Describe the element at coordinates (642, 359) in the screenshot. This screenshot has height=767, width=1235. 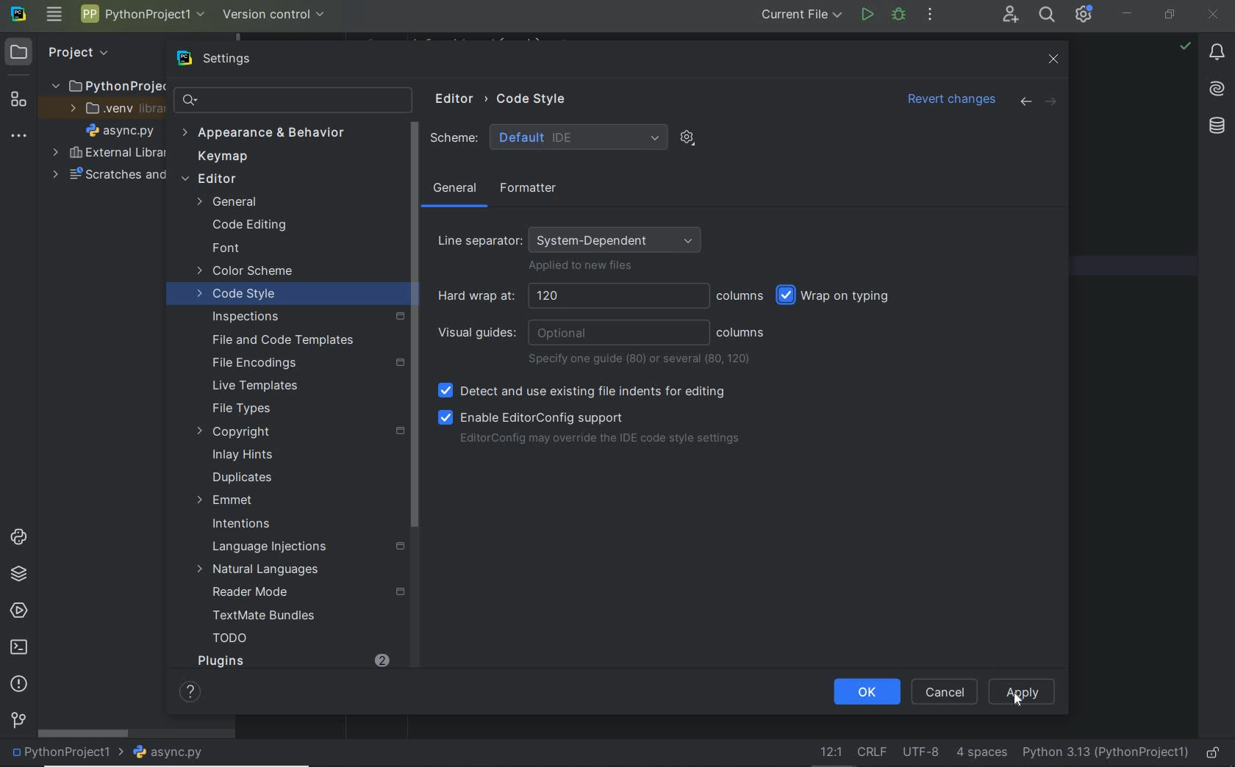
I see `specify one guide or several` at that location.